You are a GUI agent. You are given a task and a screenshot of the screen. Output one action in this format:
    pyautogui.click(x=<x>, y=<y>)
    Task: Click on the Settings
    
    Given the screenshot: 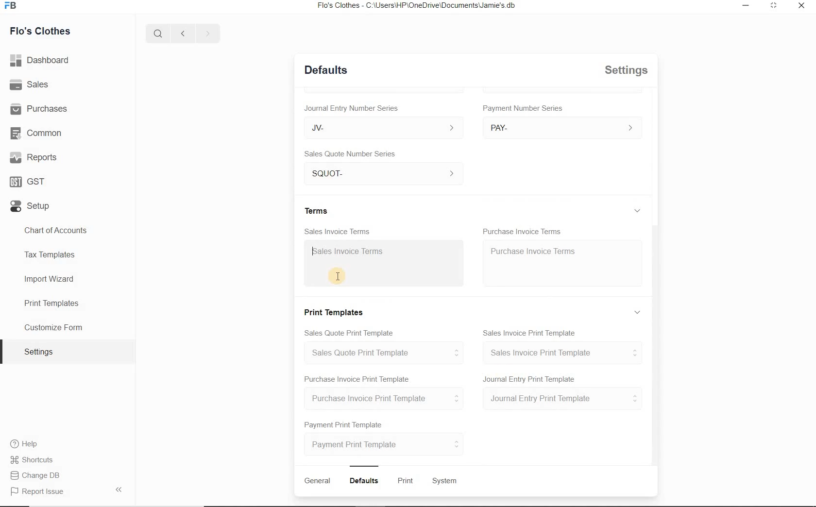 What is the action you would take?
    pyautogui.click(x=68, y=351)
    